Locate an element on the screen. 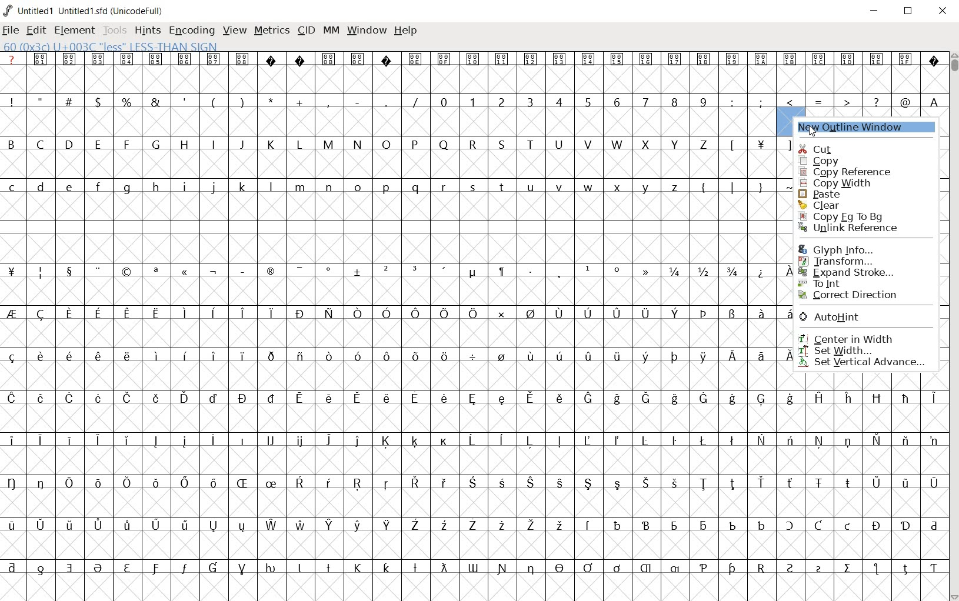  empty cells is located at coordinates (398, 248).